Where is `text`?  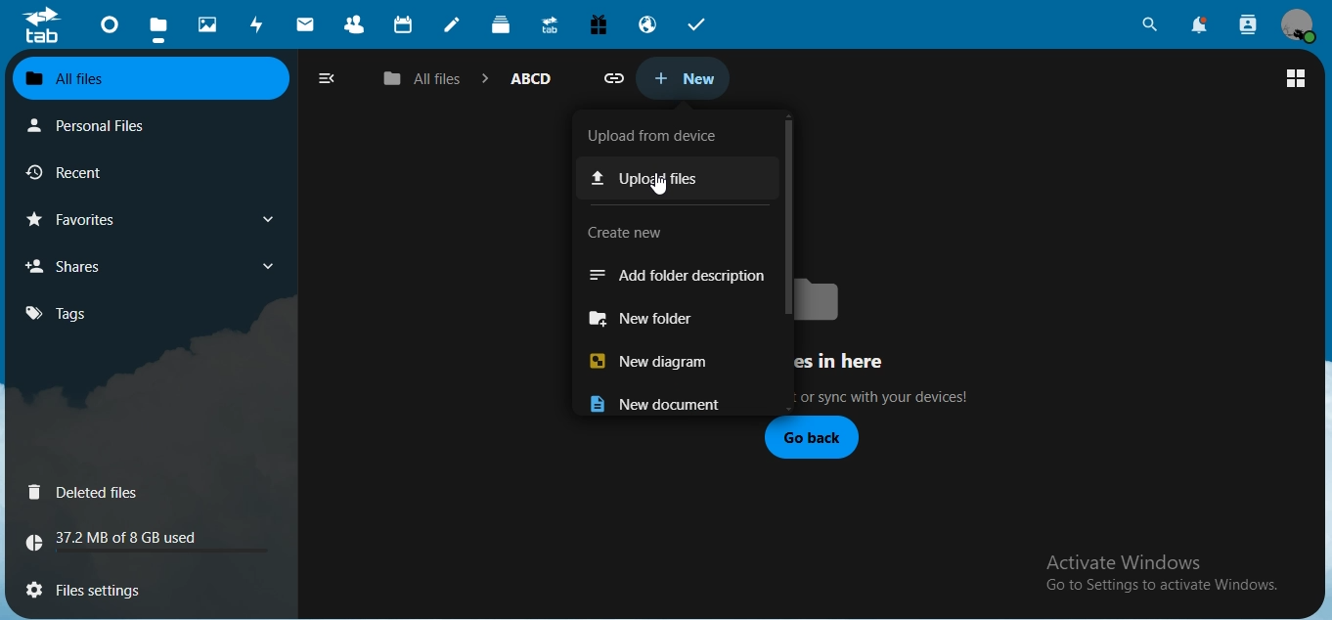 text is located at coordinates (122, 541).